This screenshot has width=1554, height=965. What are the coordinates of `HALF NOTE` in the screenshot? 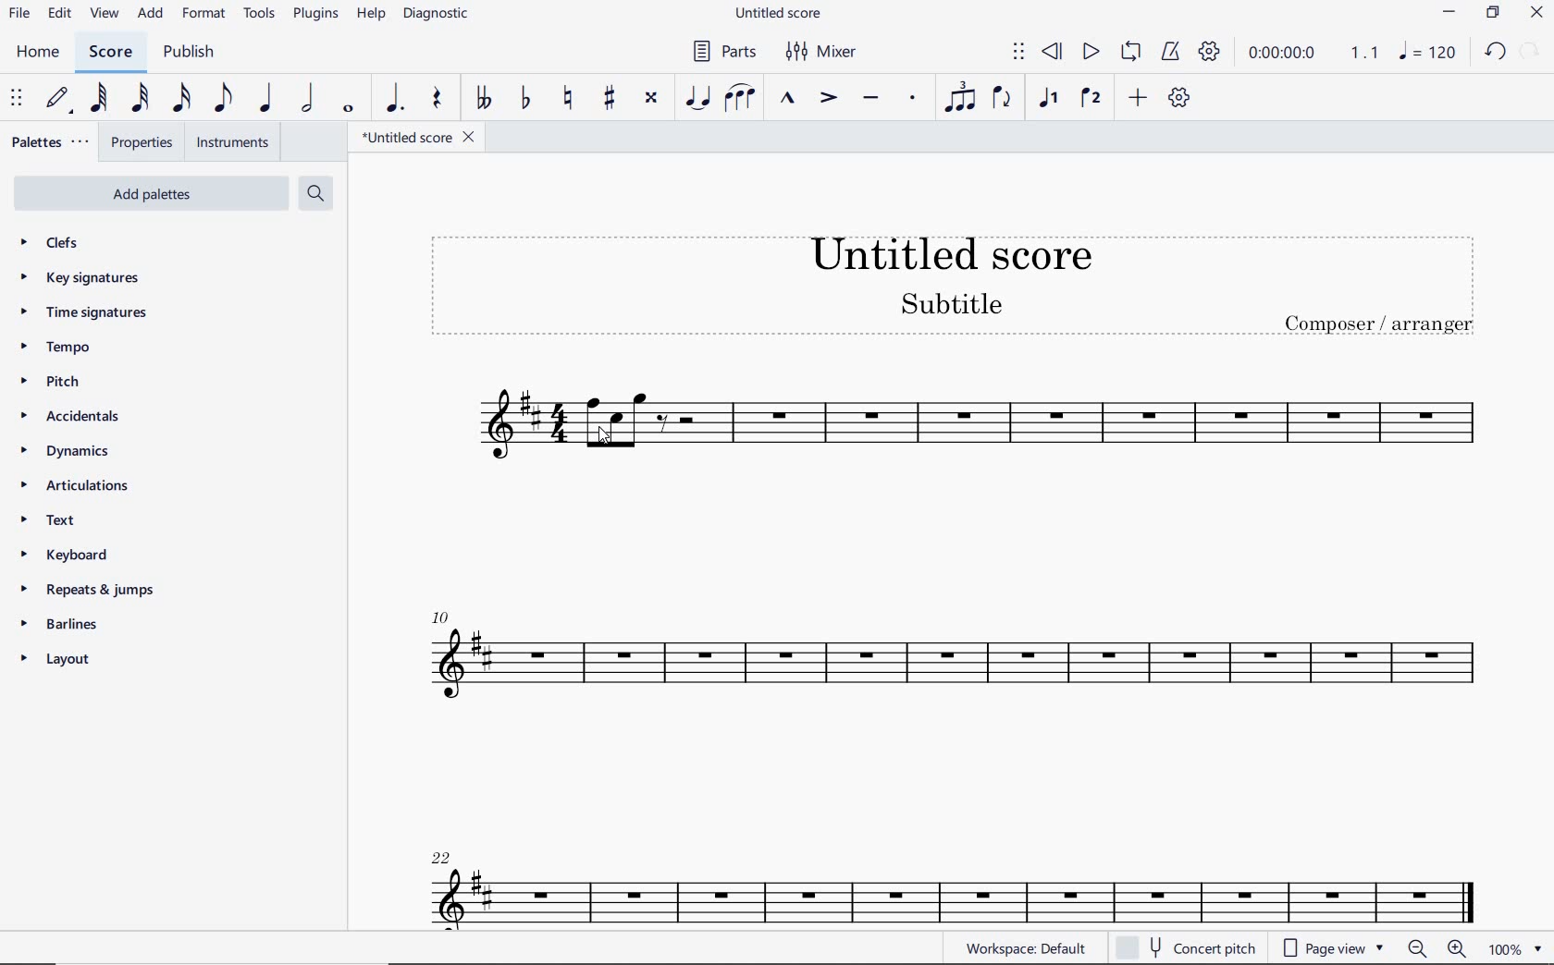 It's located at (308, 101).